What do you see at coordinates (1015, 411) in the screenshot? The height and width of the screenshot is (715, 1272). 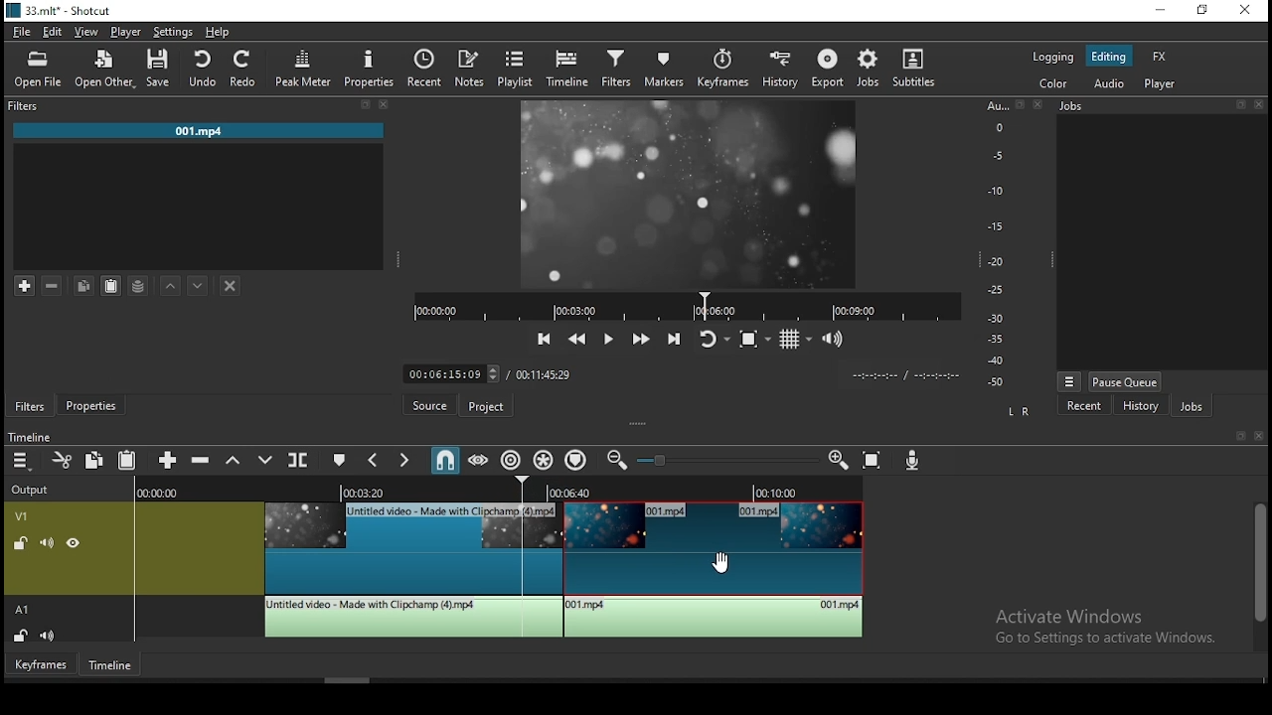 I see `L R` at bounding box center [1015, 411].